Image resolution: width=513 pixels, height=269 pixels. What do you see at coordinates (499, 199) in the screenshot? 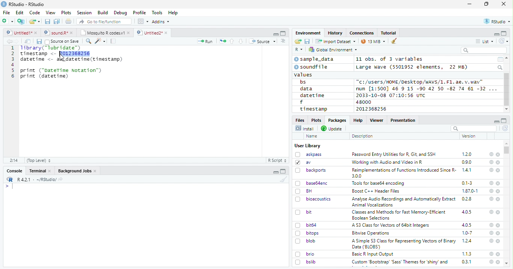
I see `close` at bounding box center [499, 199].